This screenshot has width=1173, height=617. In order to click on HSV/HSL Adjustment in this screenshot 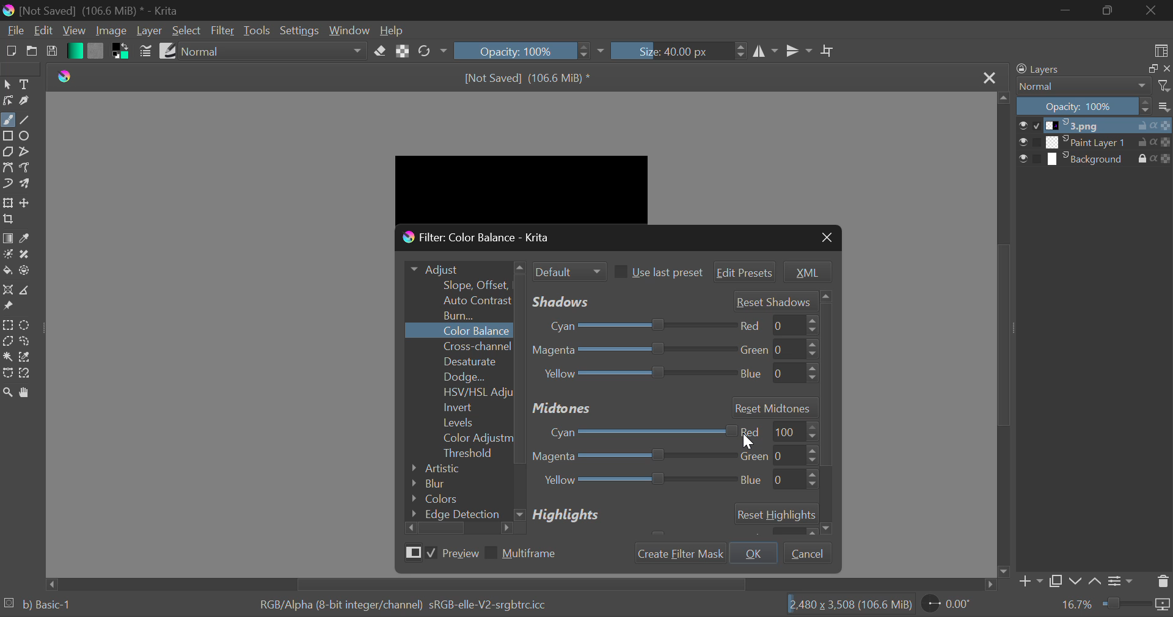, I will do `click(459, 392)`.